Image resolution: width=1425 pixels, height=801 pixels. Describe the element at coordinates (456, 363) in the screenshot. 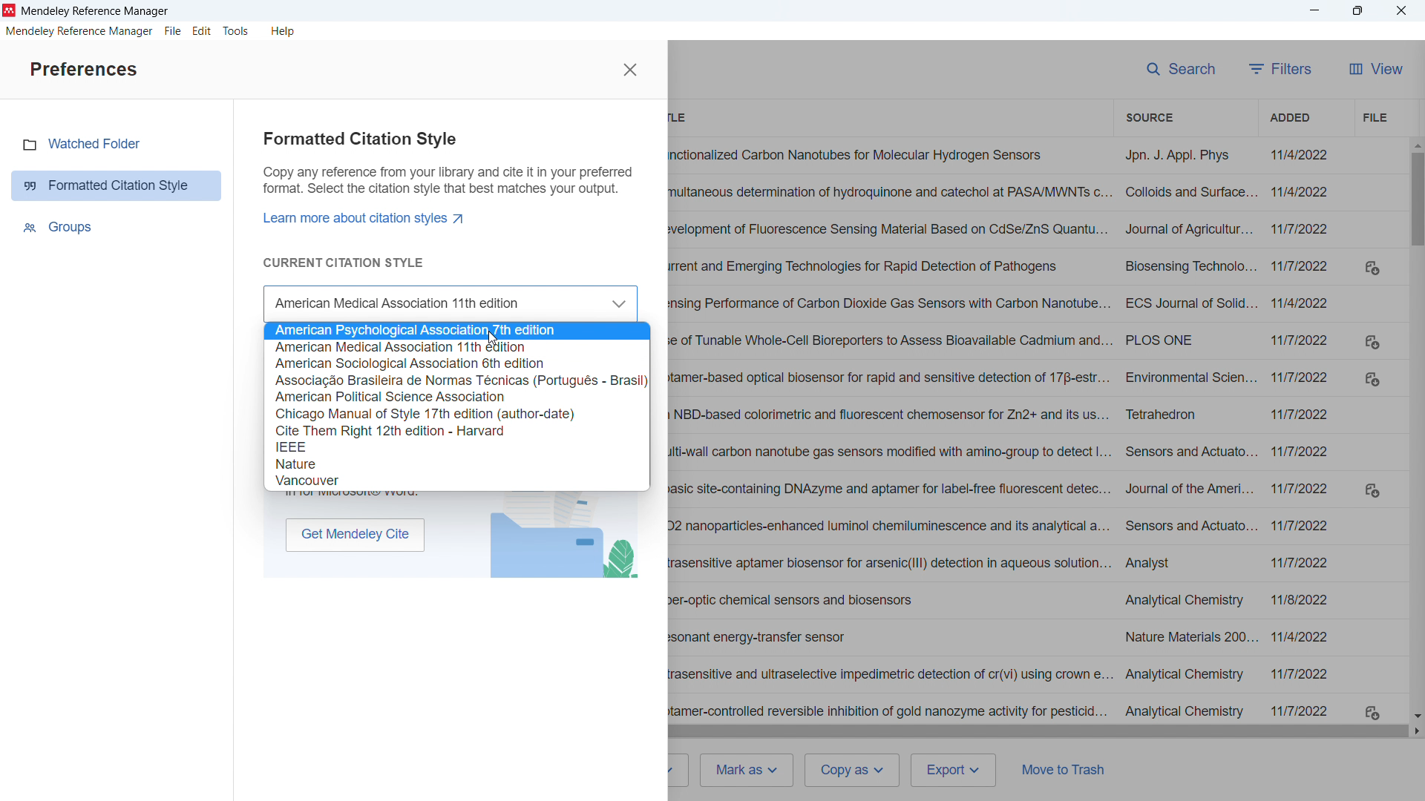

I see `American sociological association 6th edition` at that location.